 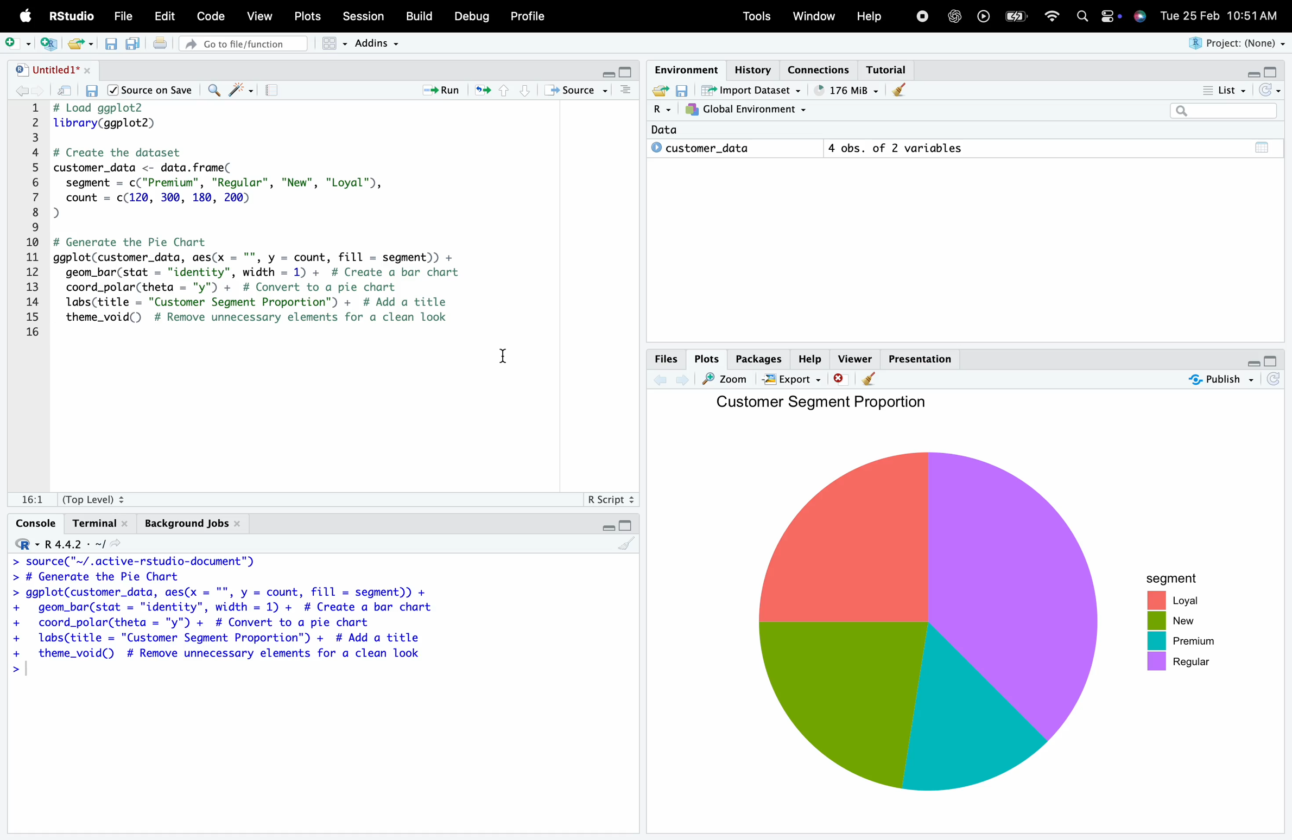 What do you see at coordinates (26, 92) in the screenshot?
I see `back` at bounding box center [26, 92].